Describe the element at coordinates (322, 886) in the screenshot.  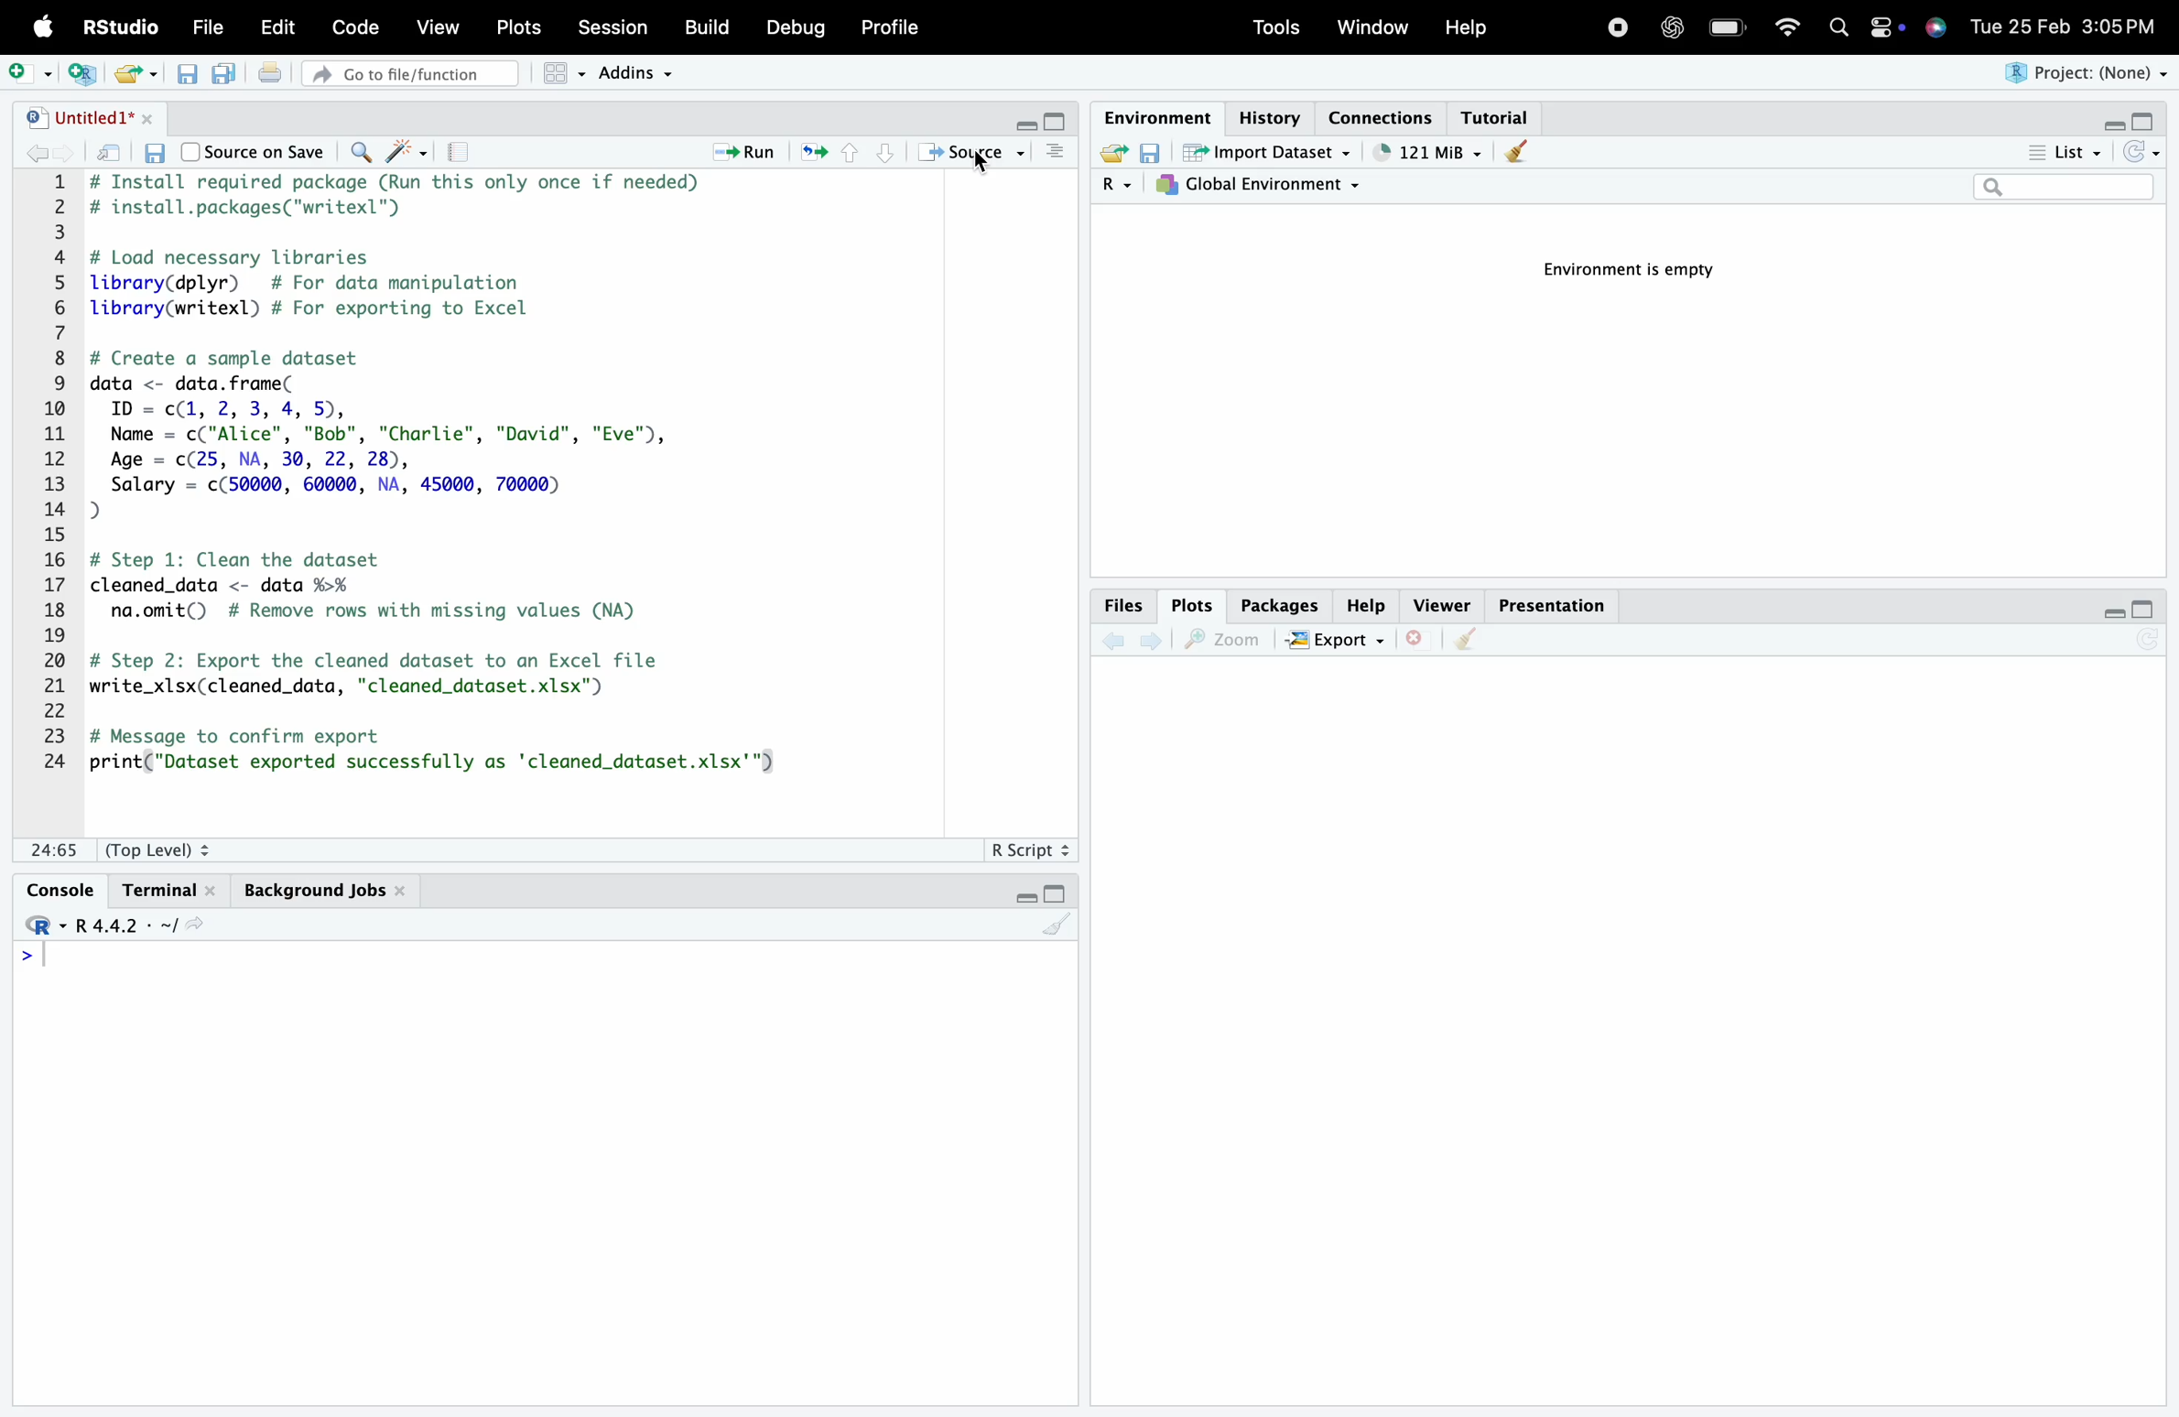
I see `Background Jobs` at that location.